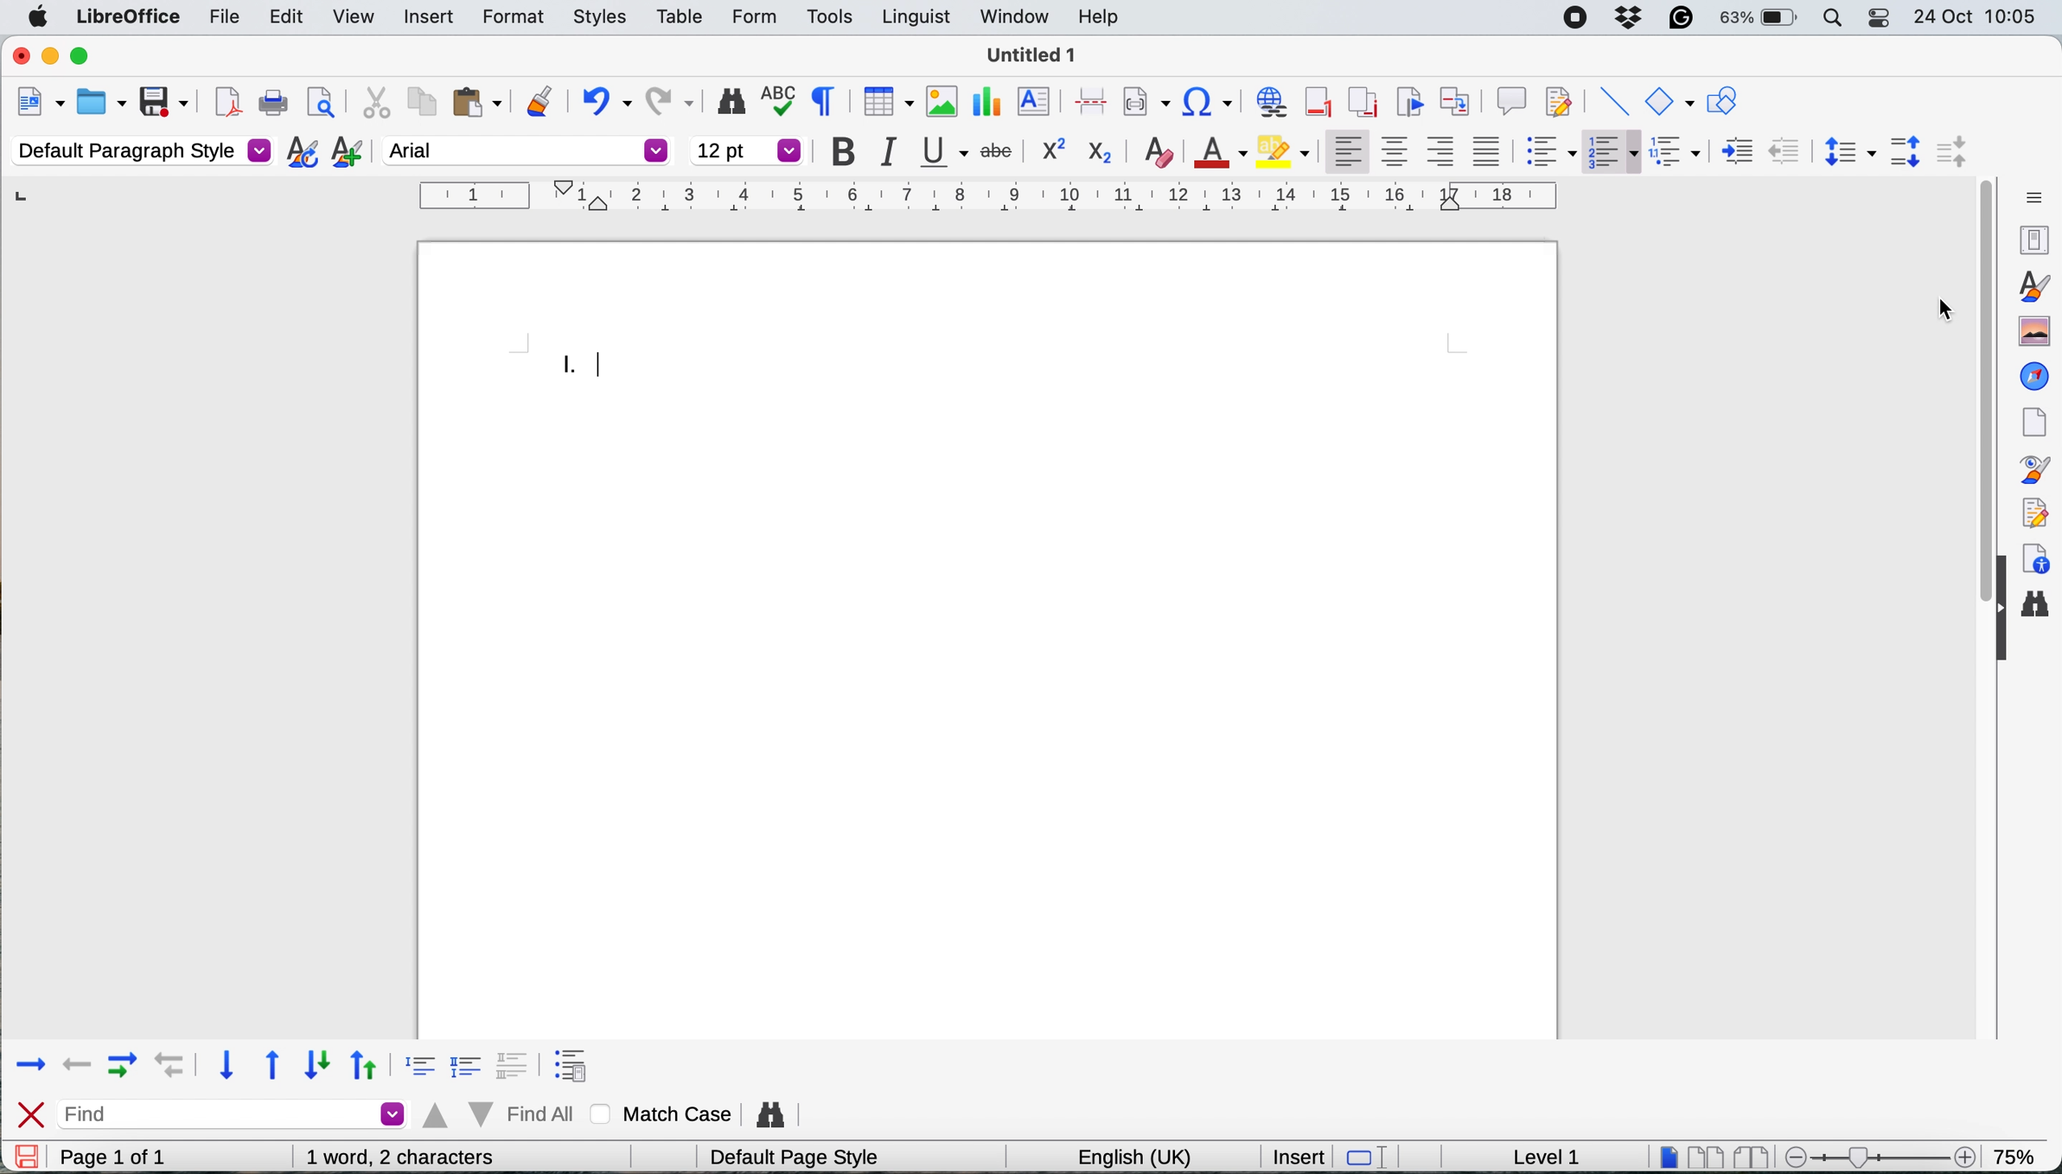  Describe the element at coordinates (419, 101) in the screenshot. I see `copy` at that location.